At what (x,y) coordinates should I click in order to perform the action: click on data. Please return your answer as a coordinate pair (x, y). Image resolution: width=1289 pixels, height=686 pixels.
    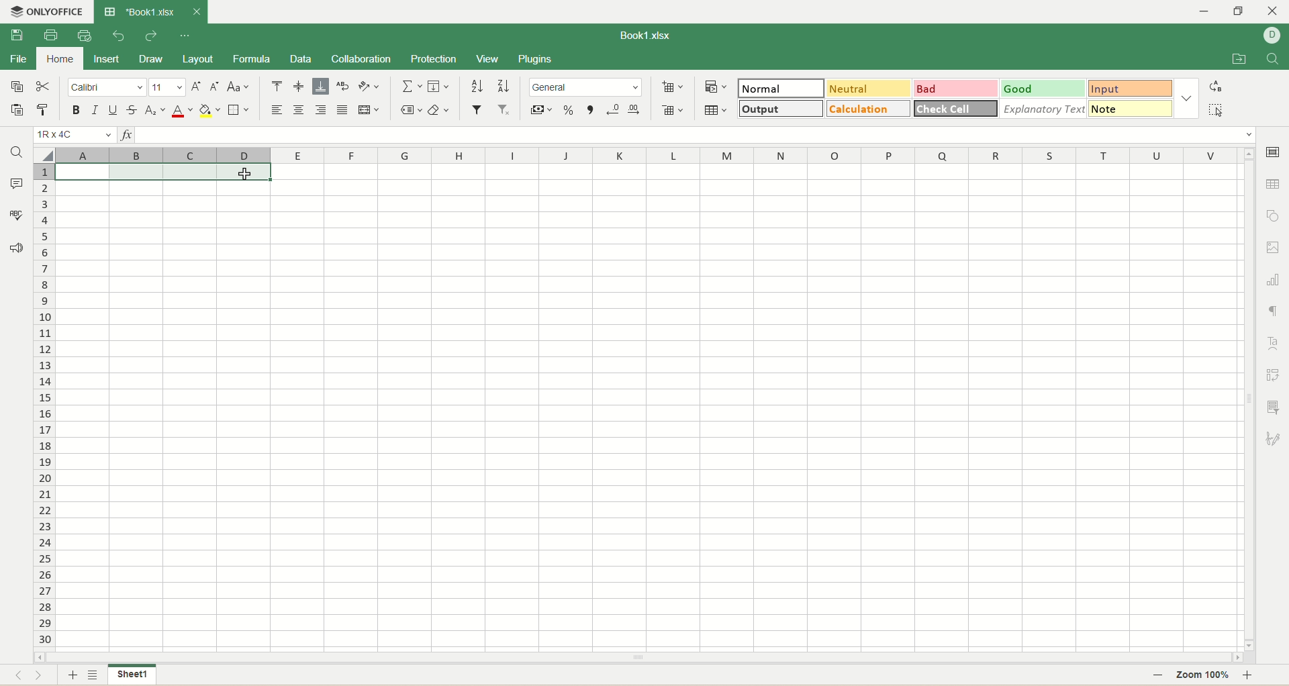
    Looking at the image, I should click on (299, 60).